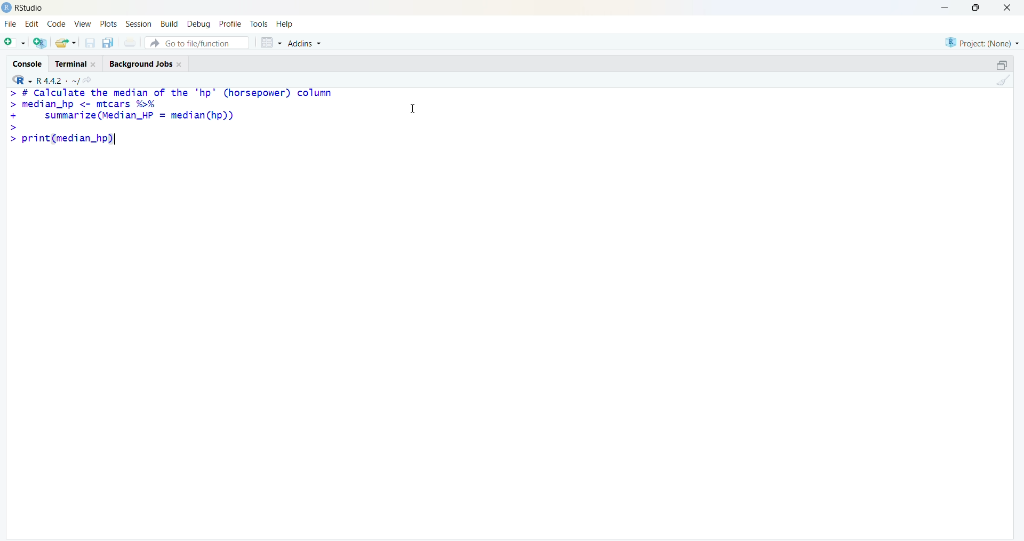 The width and height of the screenshot is (1024, 541). What do you see at coordinates (198, 43) in the screenshot?
I see `go to file/function` at bounding box center [198, 43].